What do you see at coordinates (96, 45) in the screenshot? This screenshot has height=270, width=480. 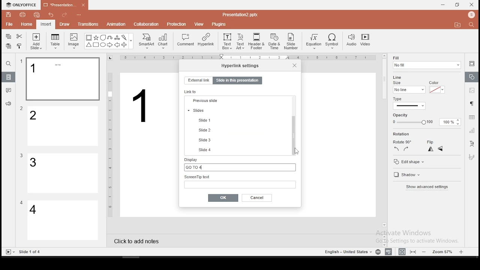 I see `Square` at bounding box center [96, 45].